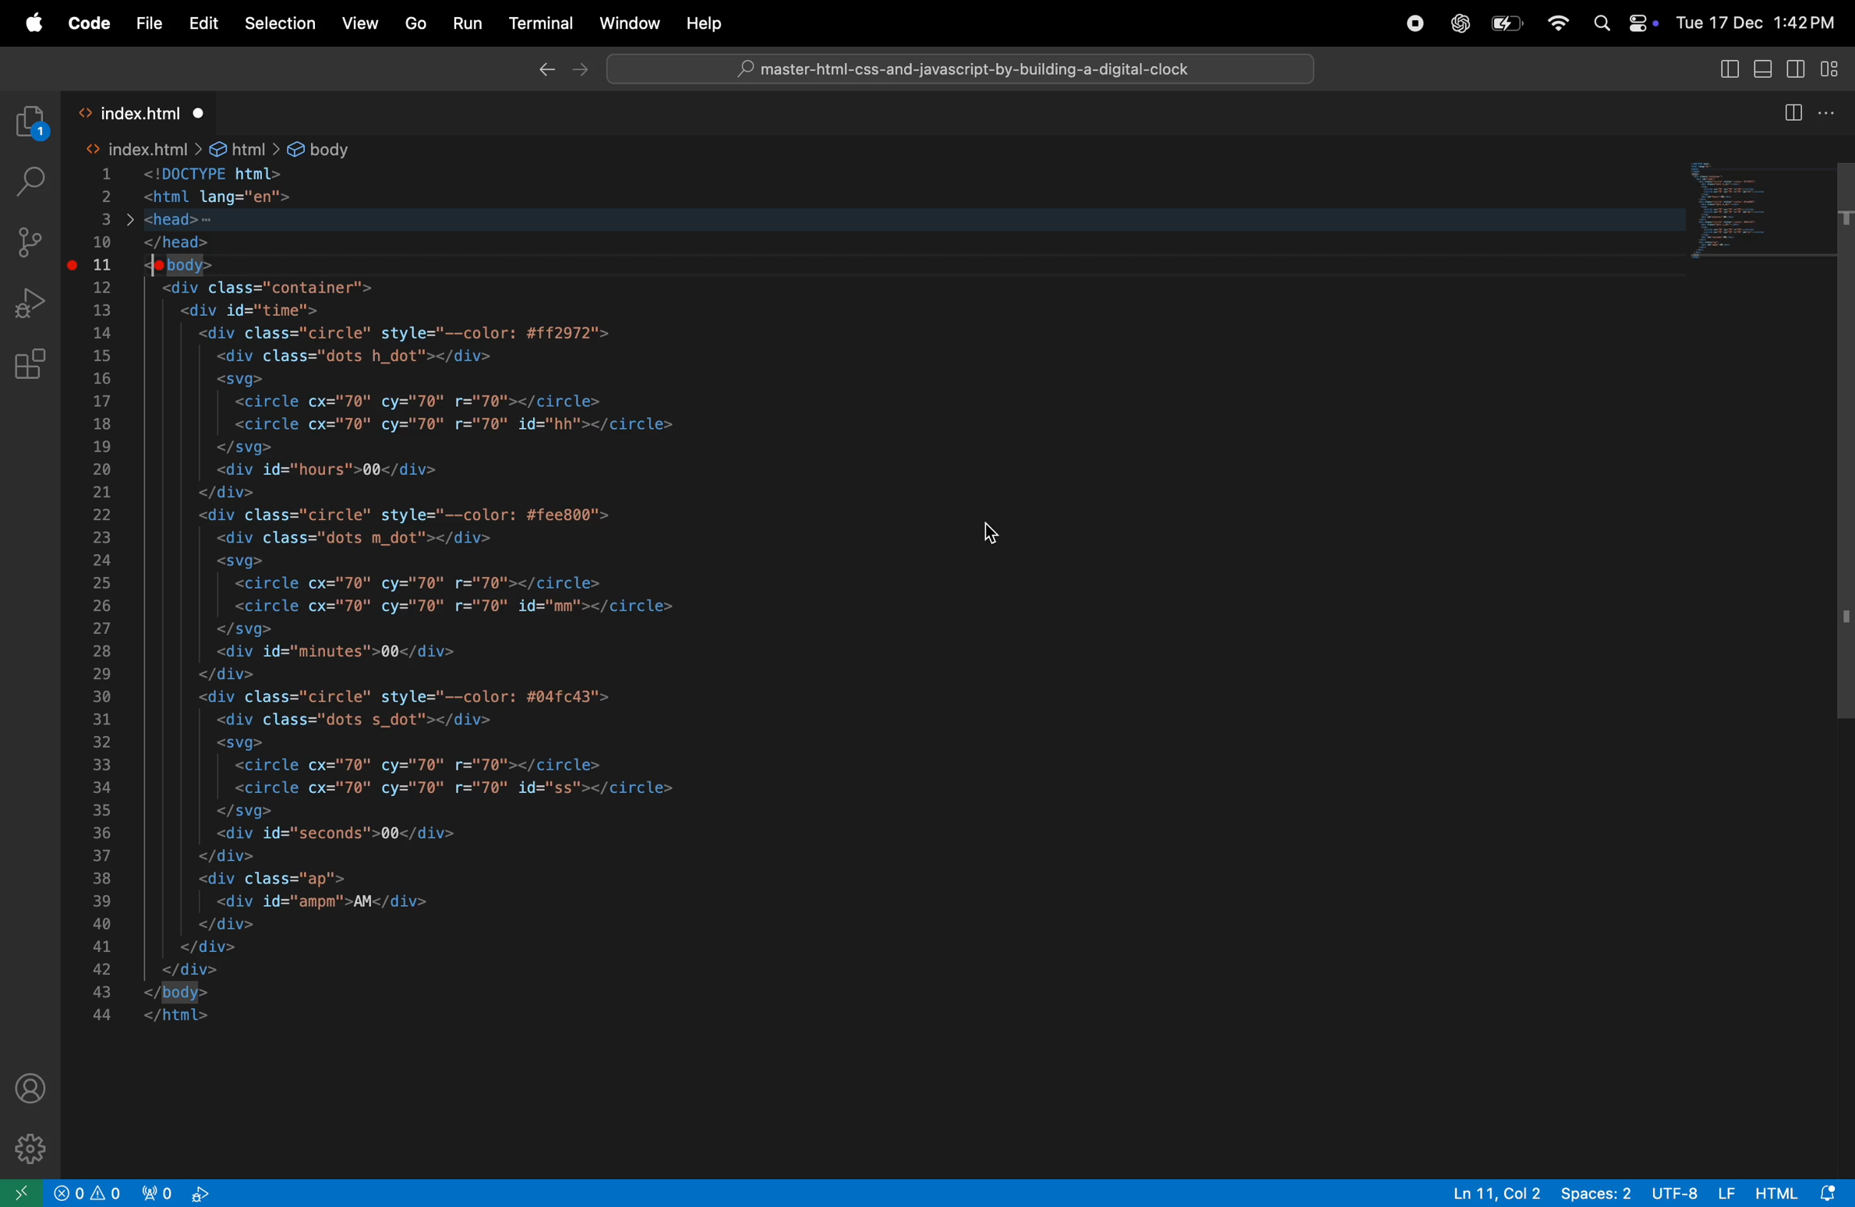 Image resolution: width=1855 pixels, height=1207 pixels. I want to click on profile, so click(33, 1087).